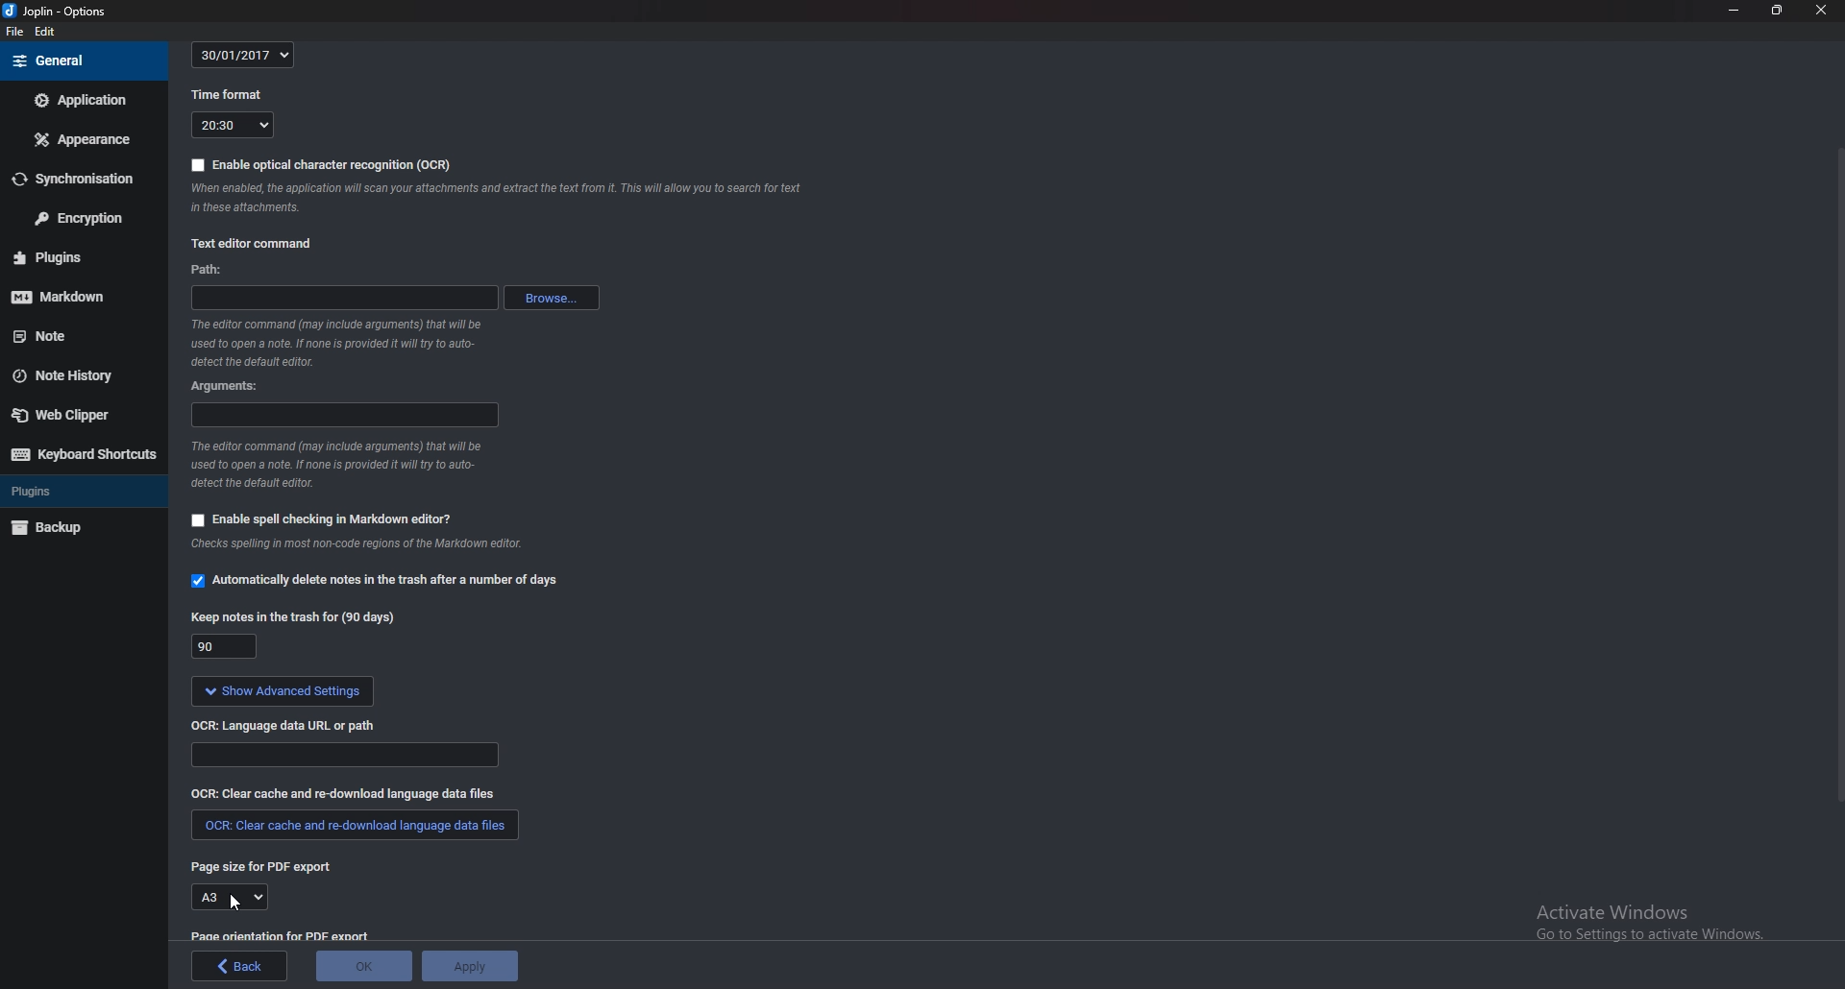  I want to click on Minimize, so click(1734, 11).